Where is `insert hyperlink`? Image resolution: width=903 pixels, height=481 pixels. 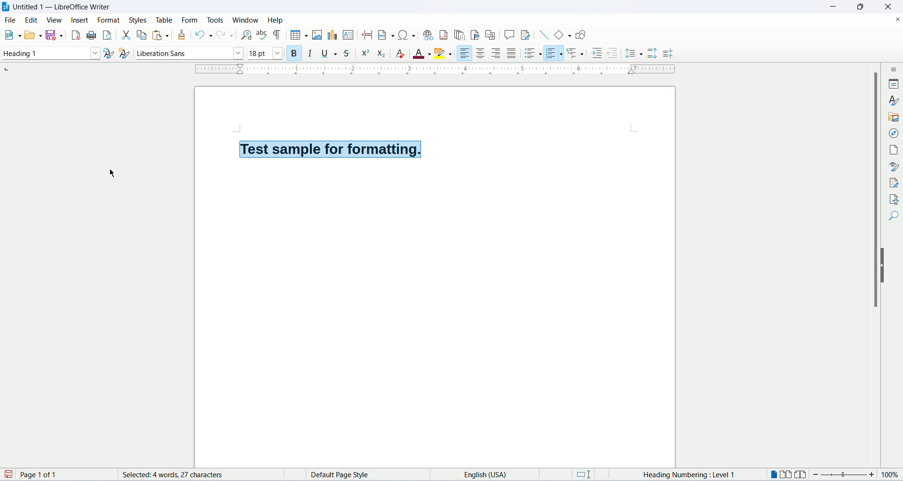
insert hyperlink is located at coordinates (427, 34).